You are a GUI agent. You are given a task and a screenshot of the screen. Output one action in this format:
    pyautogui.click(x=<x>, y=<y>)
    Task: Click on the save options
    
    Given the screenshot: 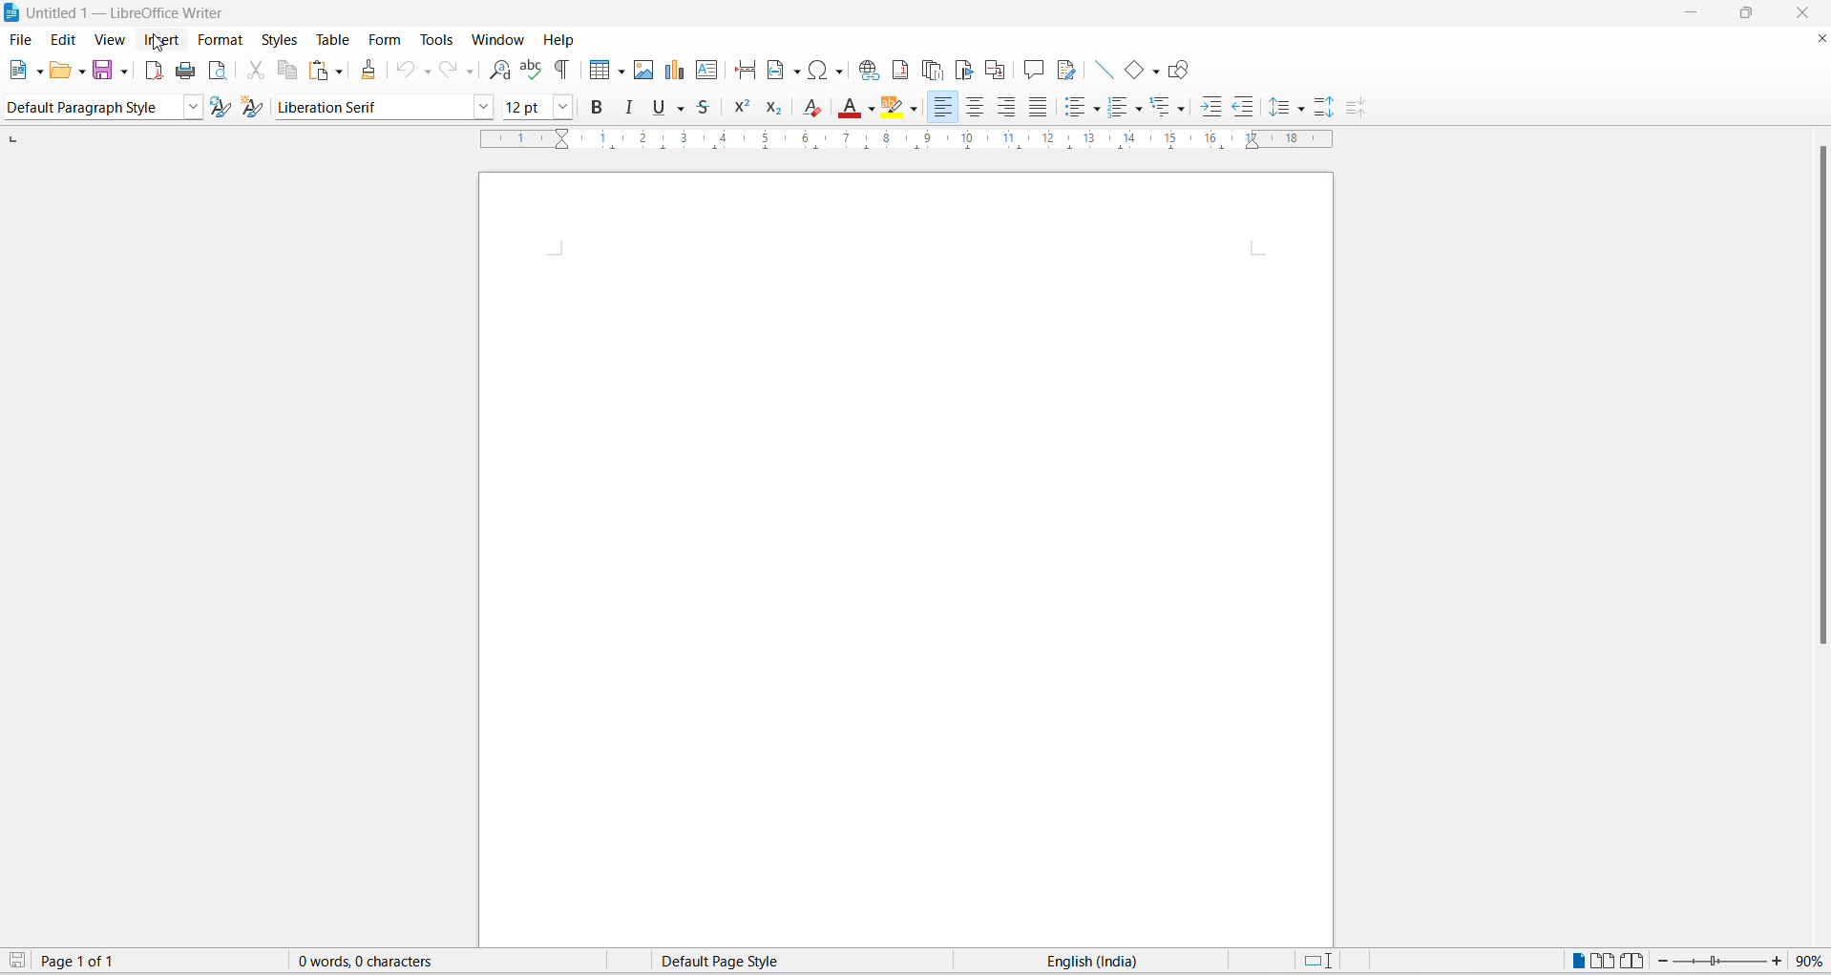 What is the action you would take?
    pyautogui.click(x=123, y=72)
    